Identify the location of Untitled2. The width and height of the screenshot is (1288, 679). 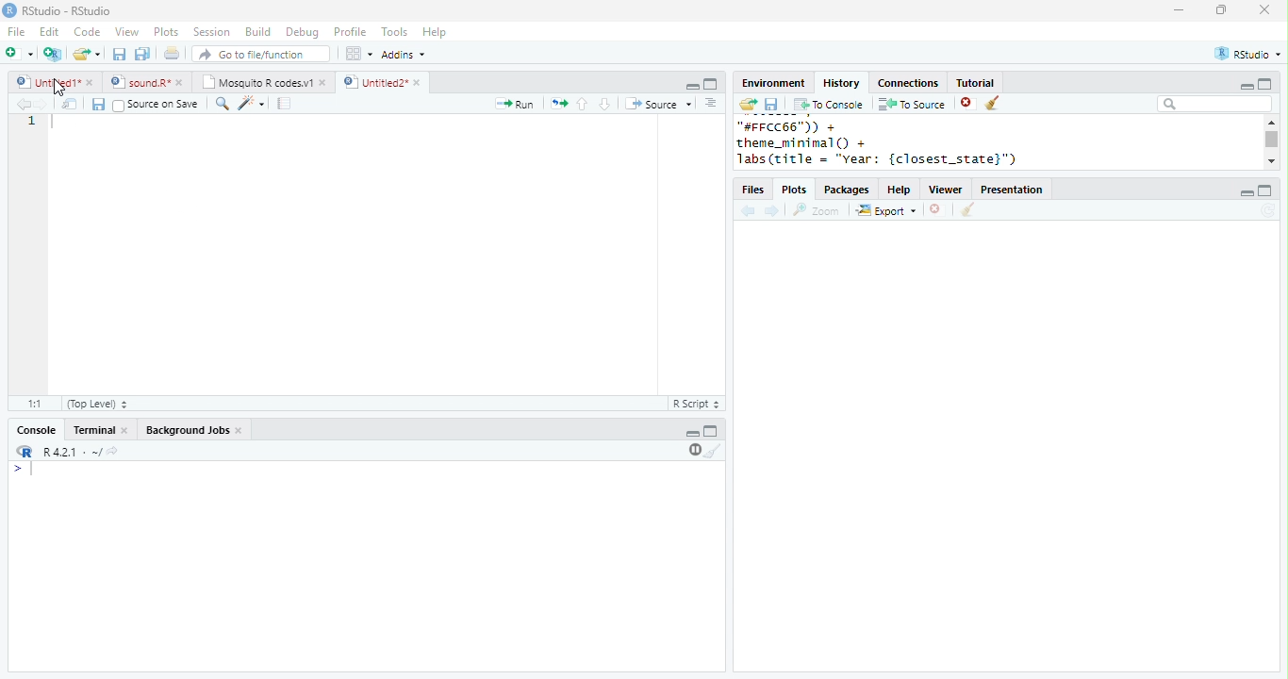
(373, 82).